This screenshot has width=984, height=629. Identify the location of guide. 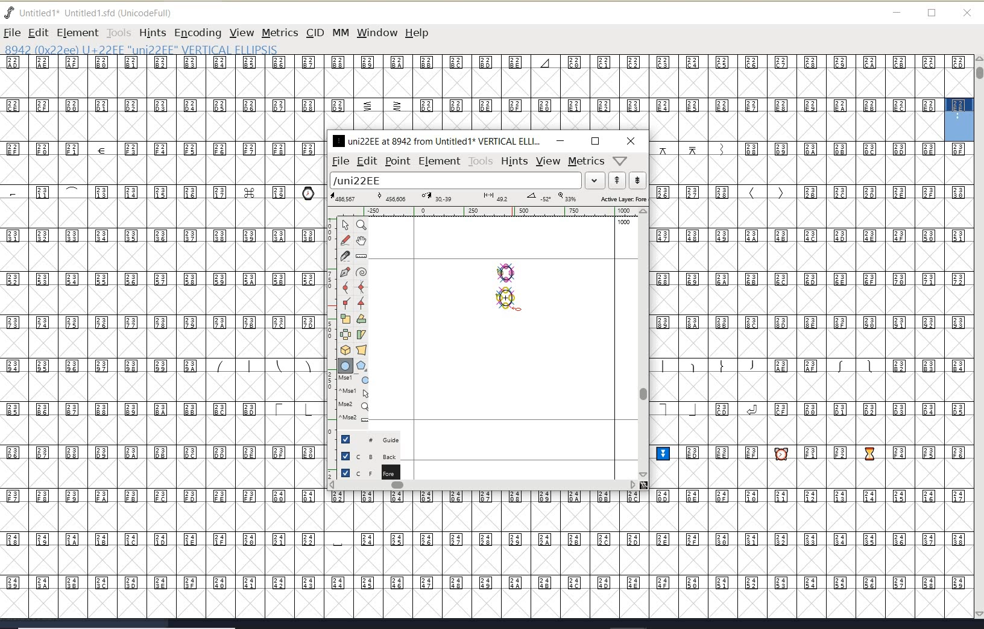
(374, 438).